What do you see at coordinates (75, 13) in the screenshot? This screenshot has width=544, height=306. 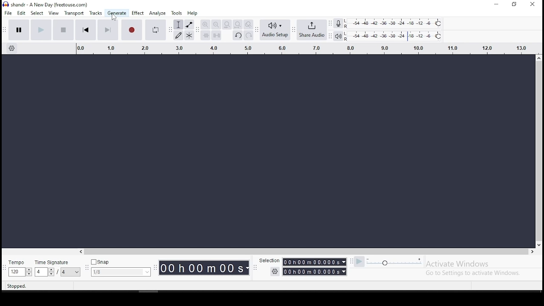 I see `transport` at bounding box center [75, 13].